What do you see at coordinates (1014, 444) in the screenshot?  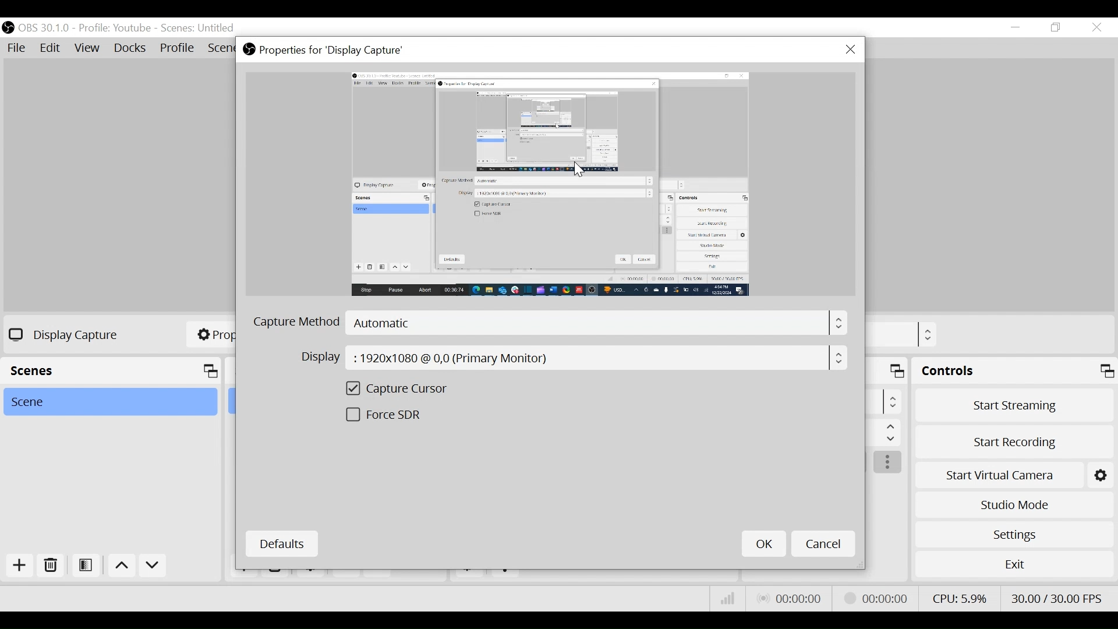 I see `Start Recording` at bounding box center [1014, 444].